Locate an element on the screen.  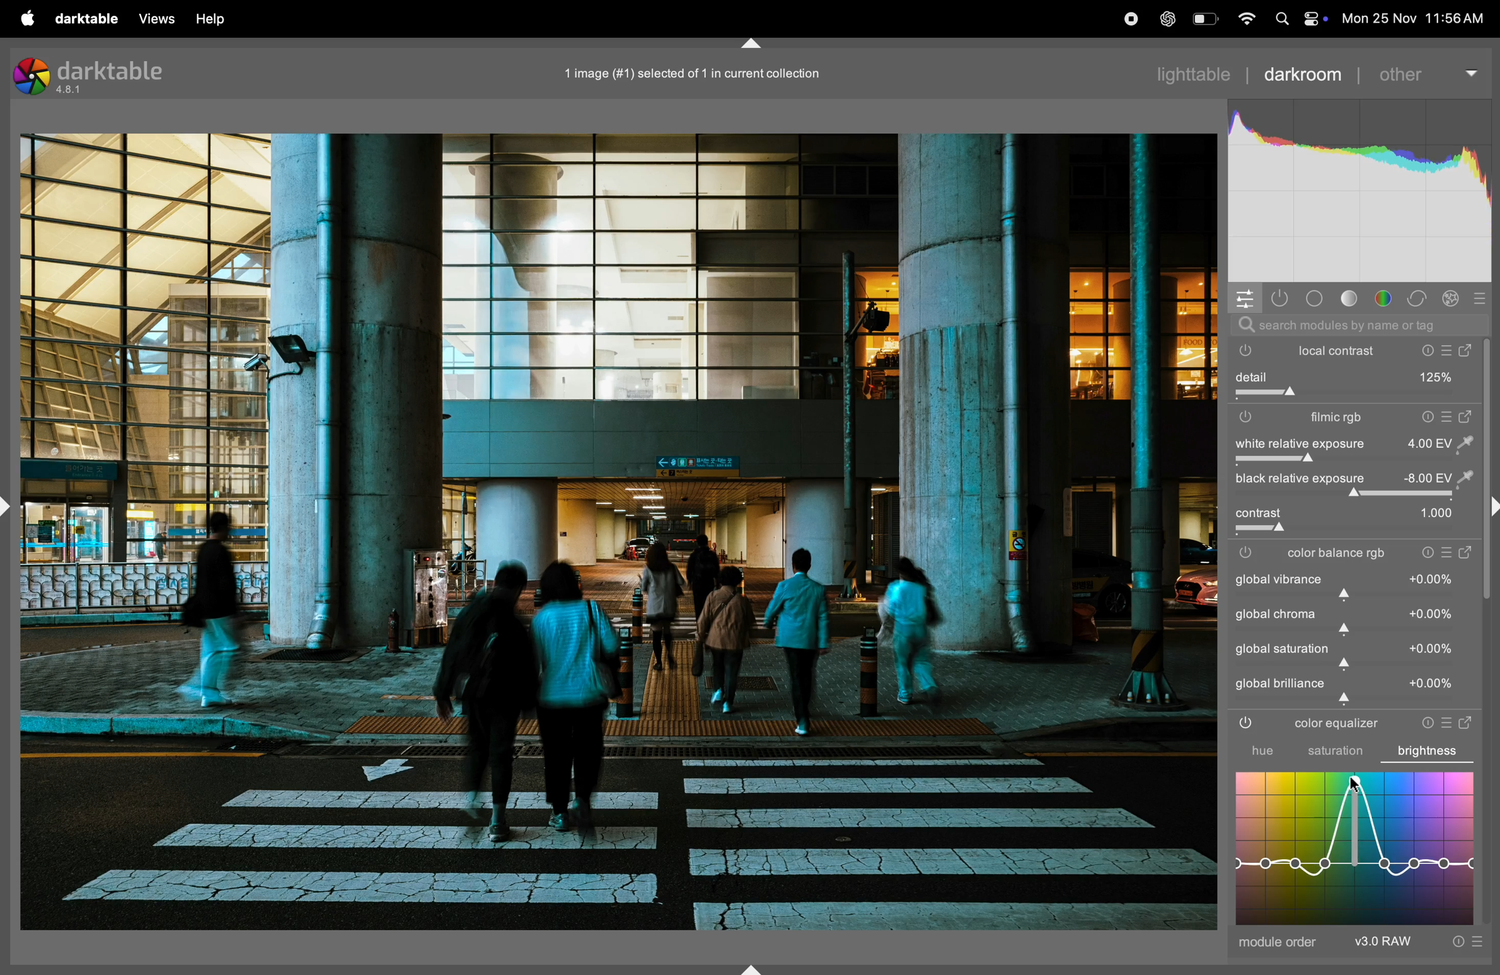
quick panel is located at coordinates (1245, 297).